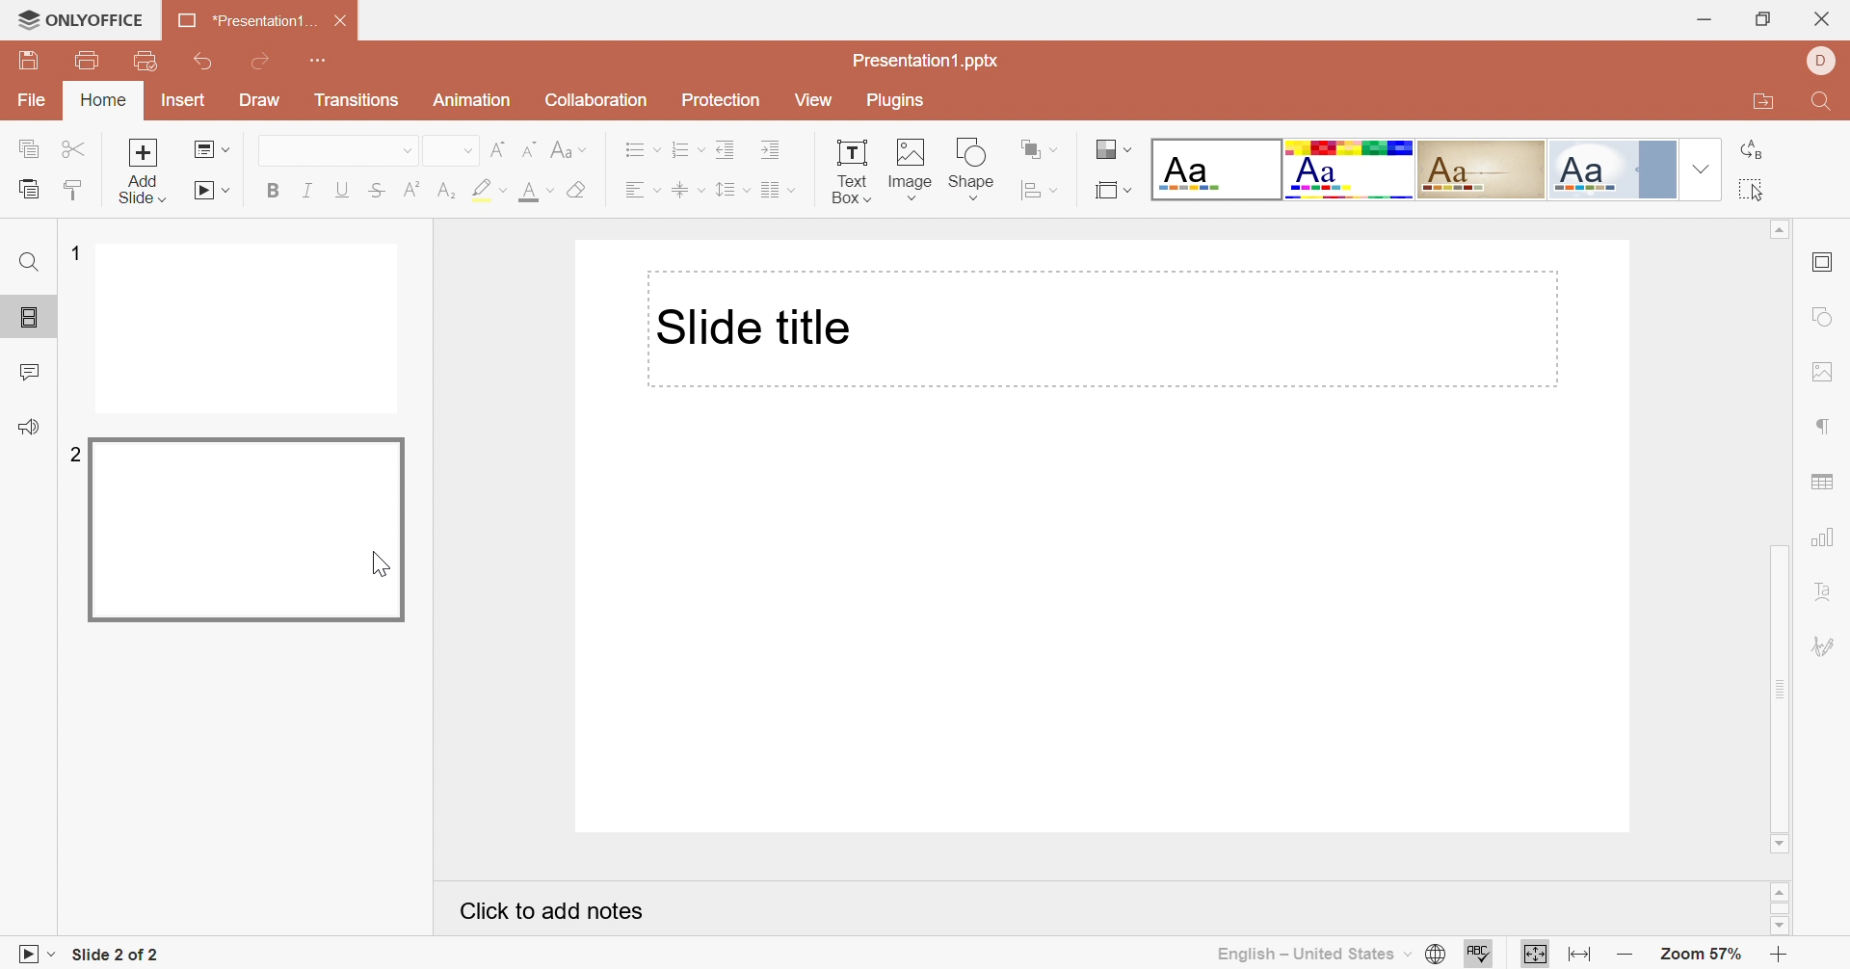  What do you see at coordinates (471, 98) in the screenshot?
I see `Animation` at bounding box center [471, 98].